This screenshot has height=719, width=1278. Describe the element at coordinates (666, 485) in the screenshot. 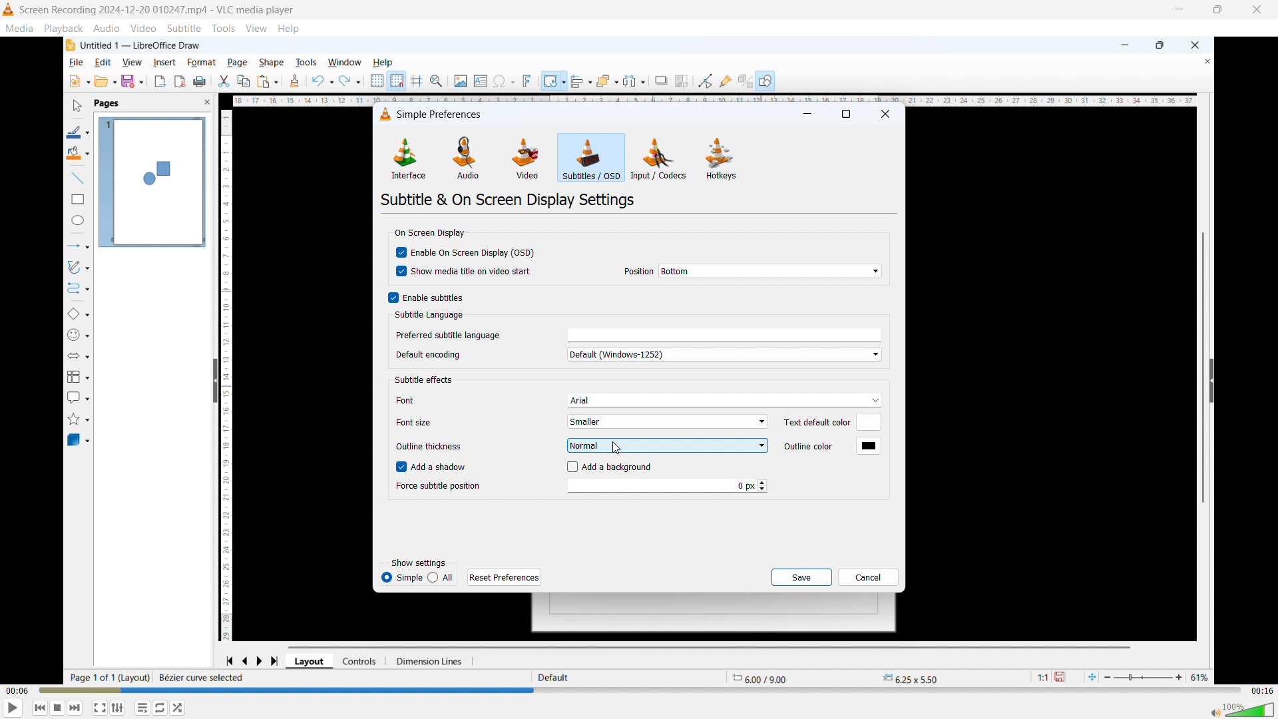

I see `Force subtitle position` at that location.